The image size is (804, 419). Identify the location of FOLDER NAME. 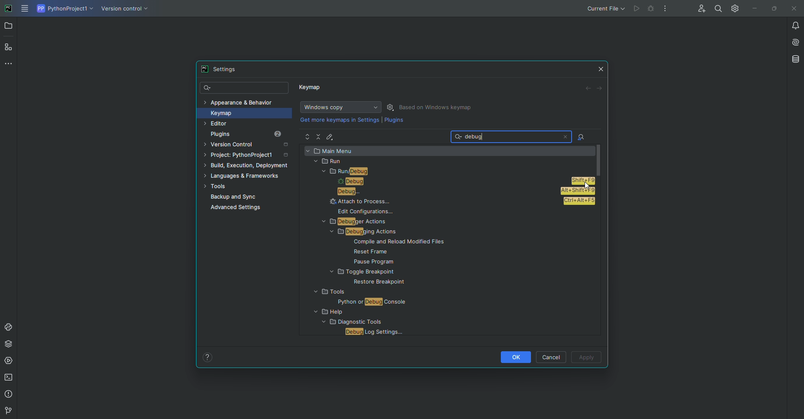
(350, 292).